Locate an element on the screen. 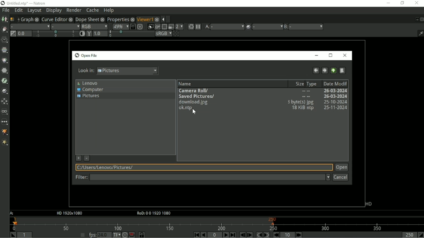  Minimize is located at coordinates (316, 55).